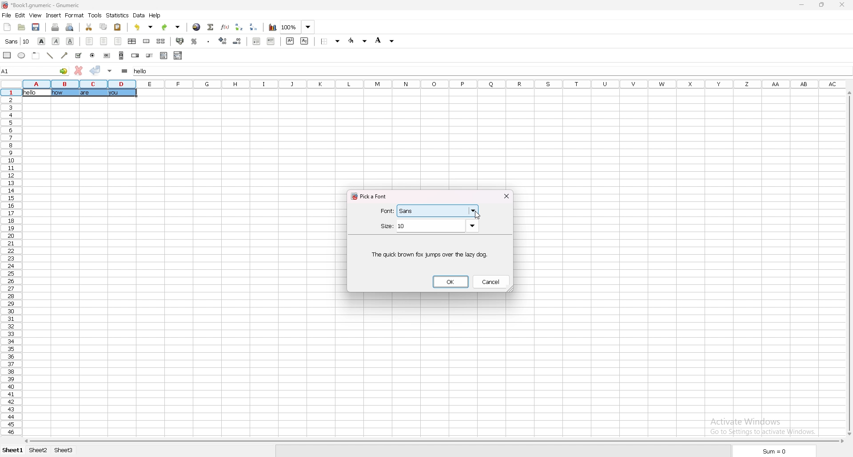 The width and height of the screenshot is (853, 457). I want to click on ok, so click(451, 281).